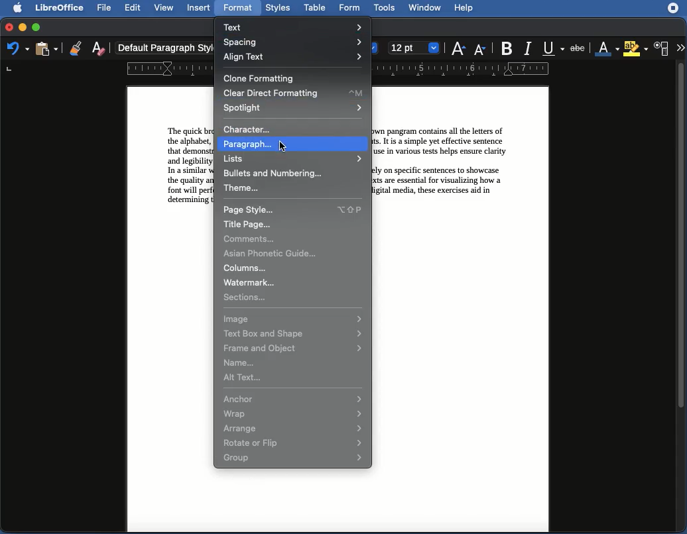 This screenshot has width=687, height=534. I want to click on LibreOffice, so click(58, 9).